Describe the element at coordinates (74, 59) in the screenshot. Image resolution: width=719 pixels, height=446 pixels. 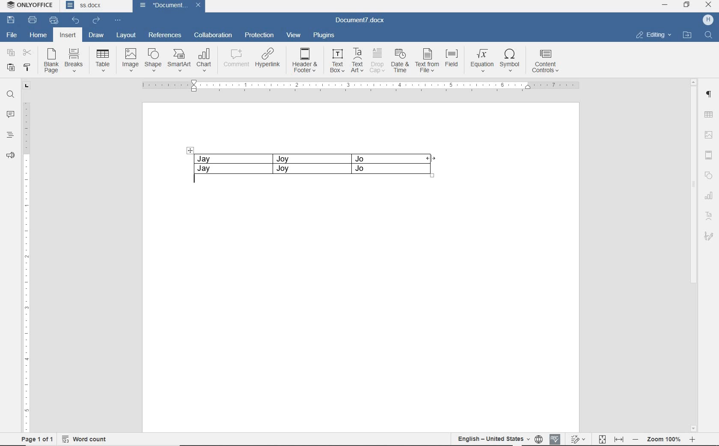
I see `BREAKS` at that location.